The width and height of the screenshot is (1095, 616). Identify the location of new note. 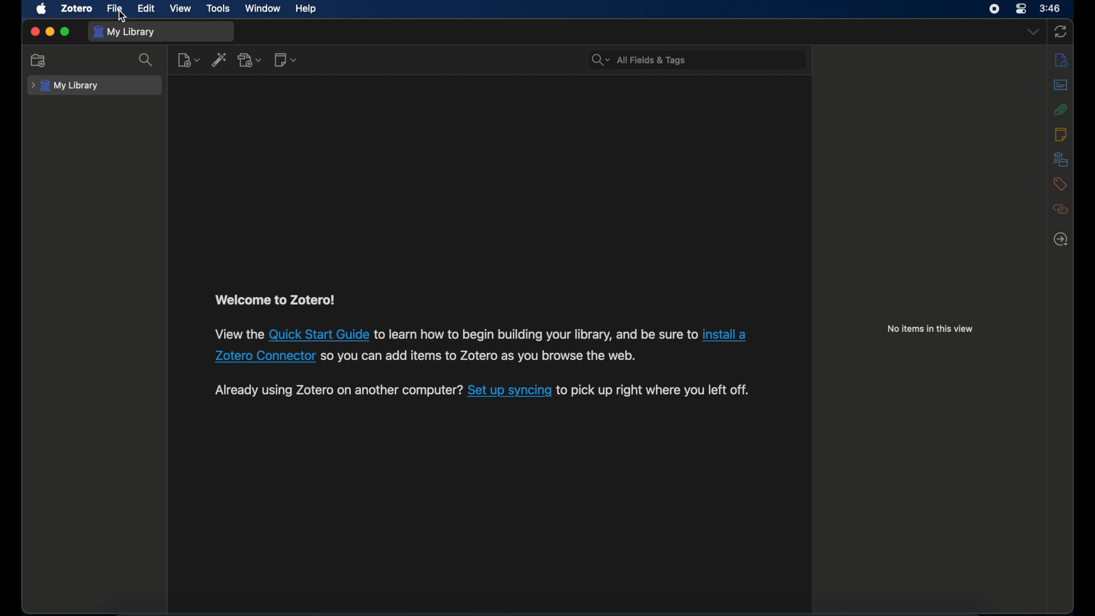
(285, 60).